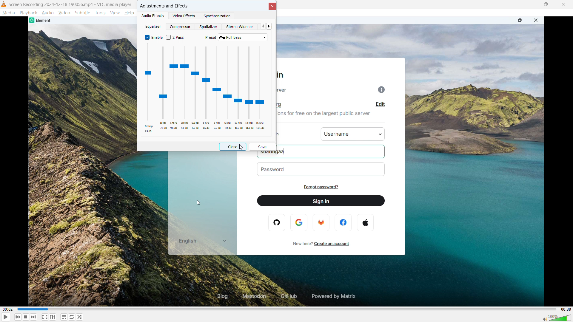  Describe the element at coordinates (206, 89) in the screenshot. I see `Adjust 1 kilohertz` at that location.